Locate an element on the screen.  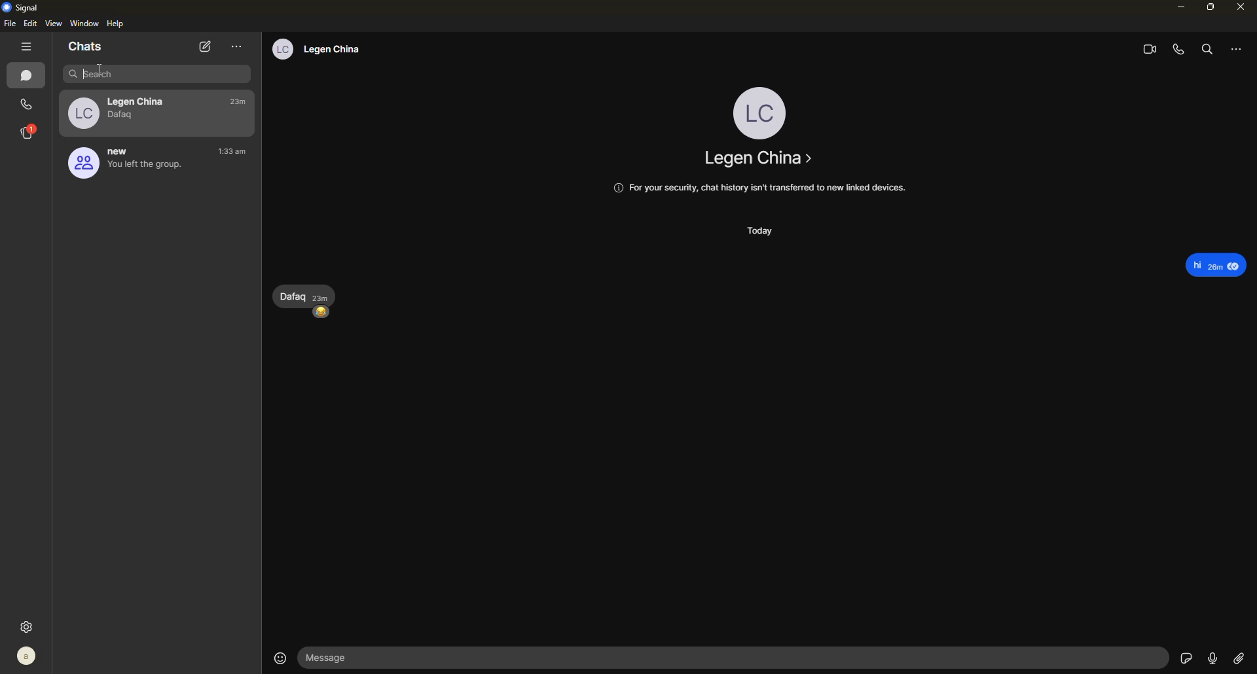
emoji is located at coordinates (280, 657).